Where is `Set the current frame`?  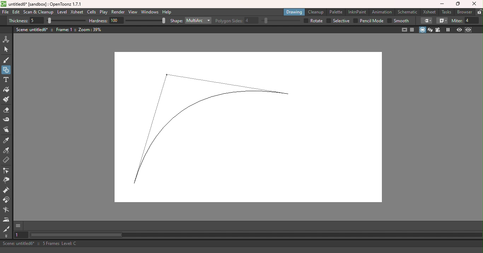
Set the current frame is located at coordinates (21, 235).